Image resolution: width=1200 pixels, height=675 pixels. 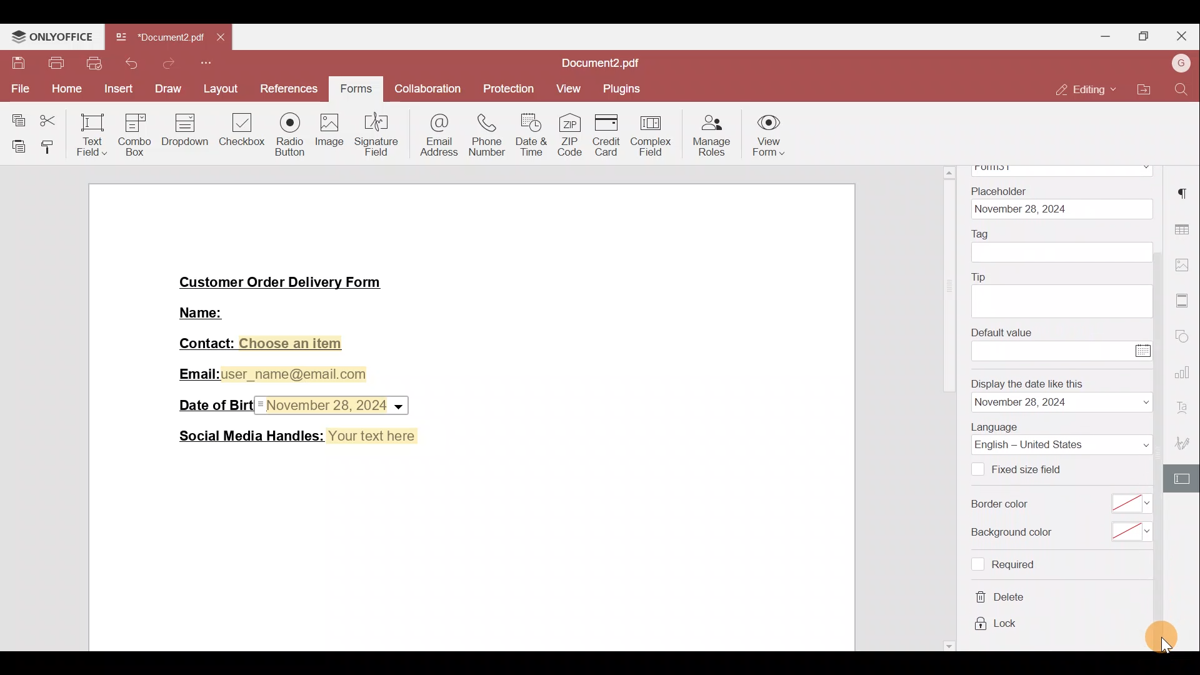 What do you see at coordinates (627, 88) in the screenshot?
I see `Plugins` at bounding box center [627, 88].